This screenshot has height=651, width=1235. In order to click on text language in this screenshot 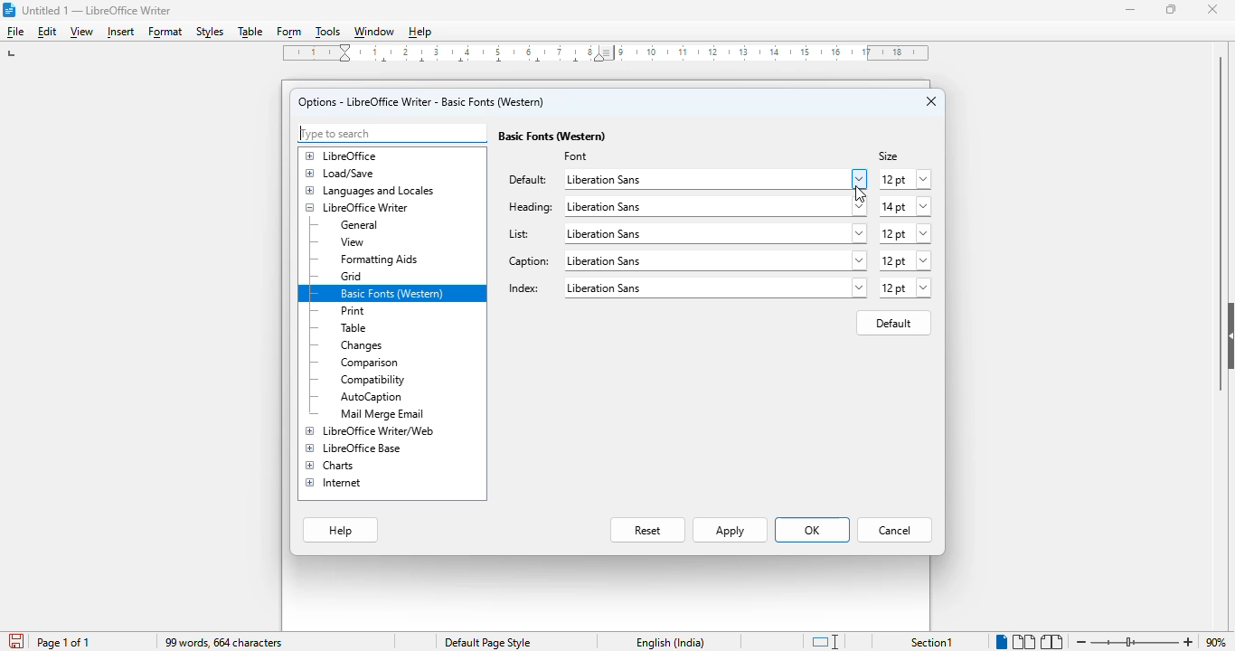, I will do `click(672, 642)`.